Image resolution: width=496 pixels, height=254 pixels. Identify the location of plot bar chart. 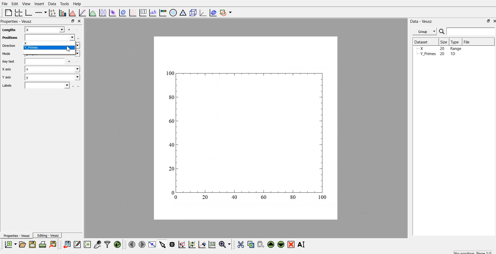
(62, 13).